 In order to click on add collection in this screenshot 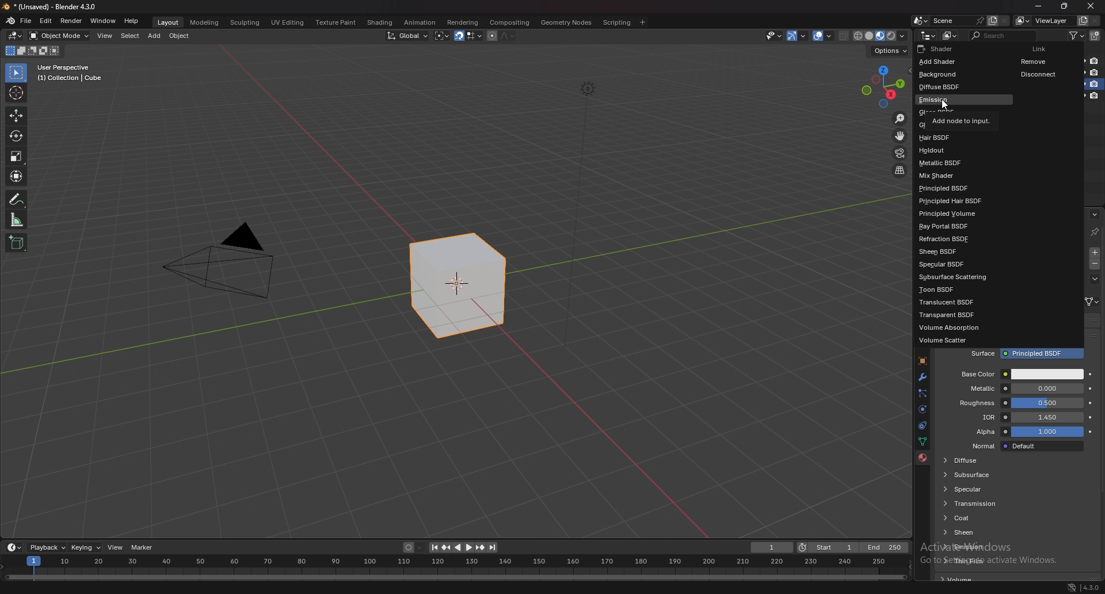, I will do `click(1096, 36)`.